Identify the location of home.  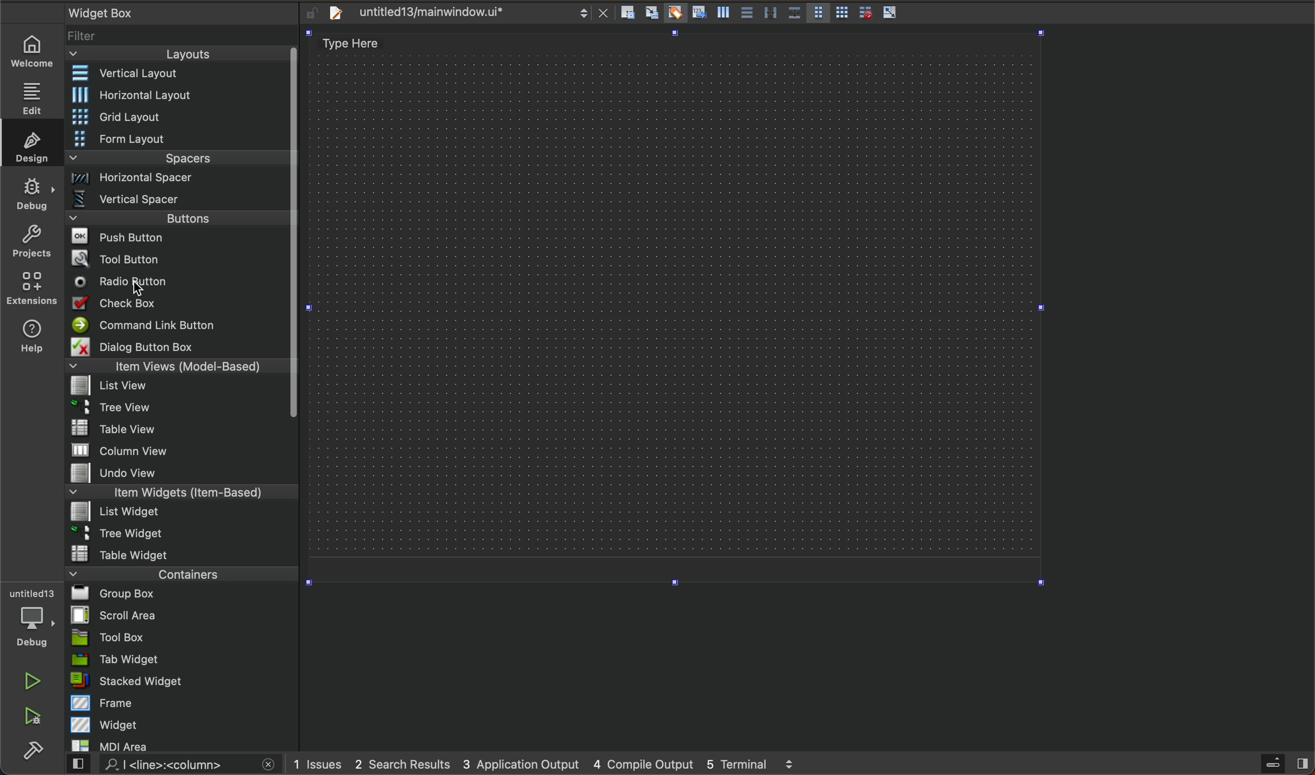
(37, 51).